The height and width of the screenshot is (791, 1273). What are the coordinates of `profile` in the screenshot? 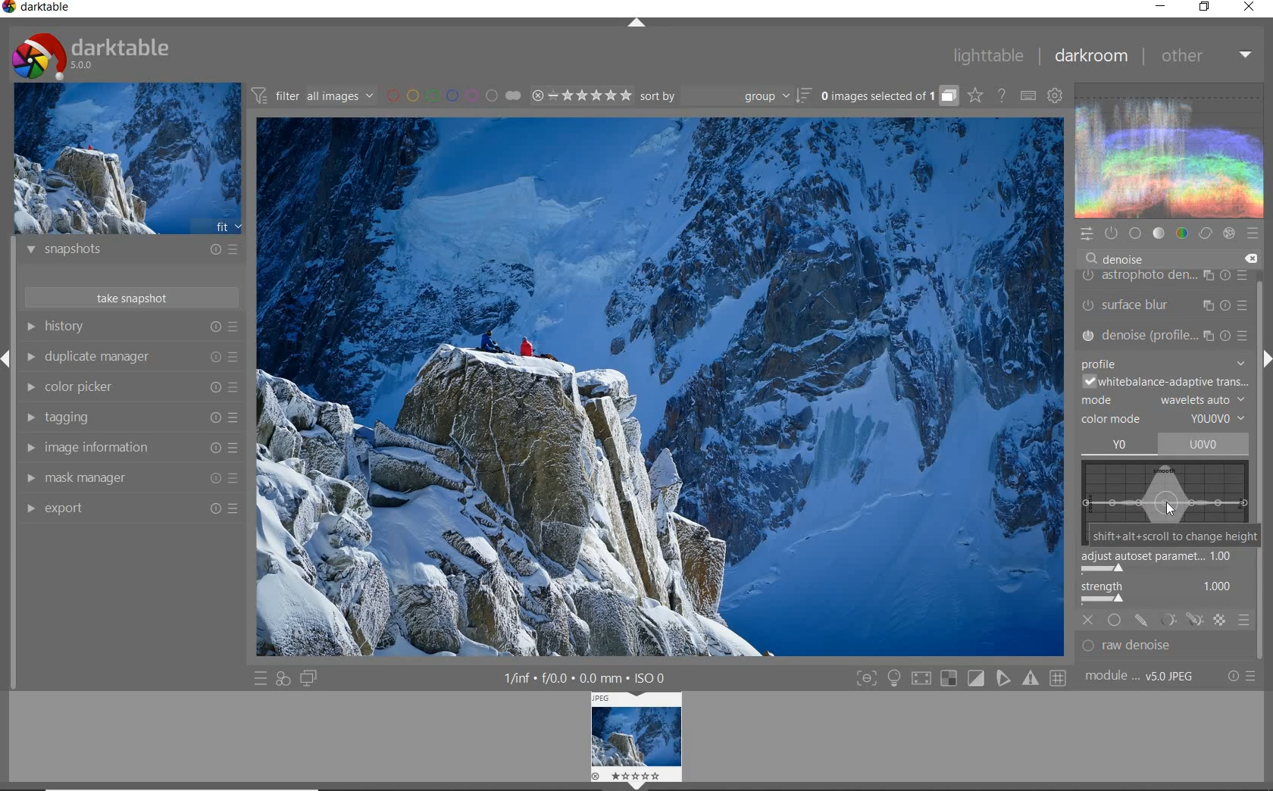 It's located at (1163, 360).